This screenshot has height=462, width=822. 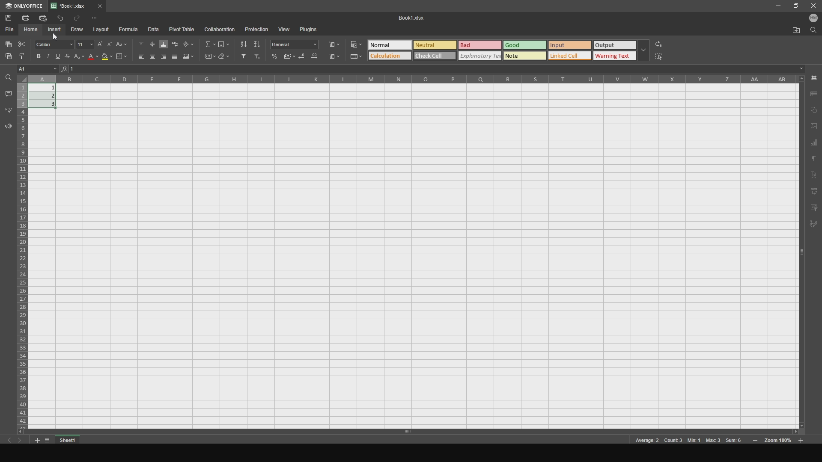 What do you see at coordinates (414, 79) in the screenshot?
I see `columns` at bounding box center [414, 79].